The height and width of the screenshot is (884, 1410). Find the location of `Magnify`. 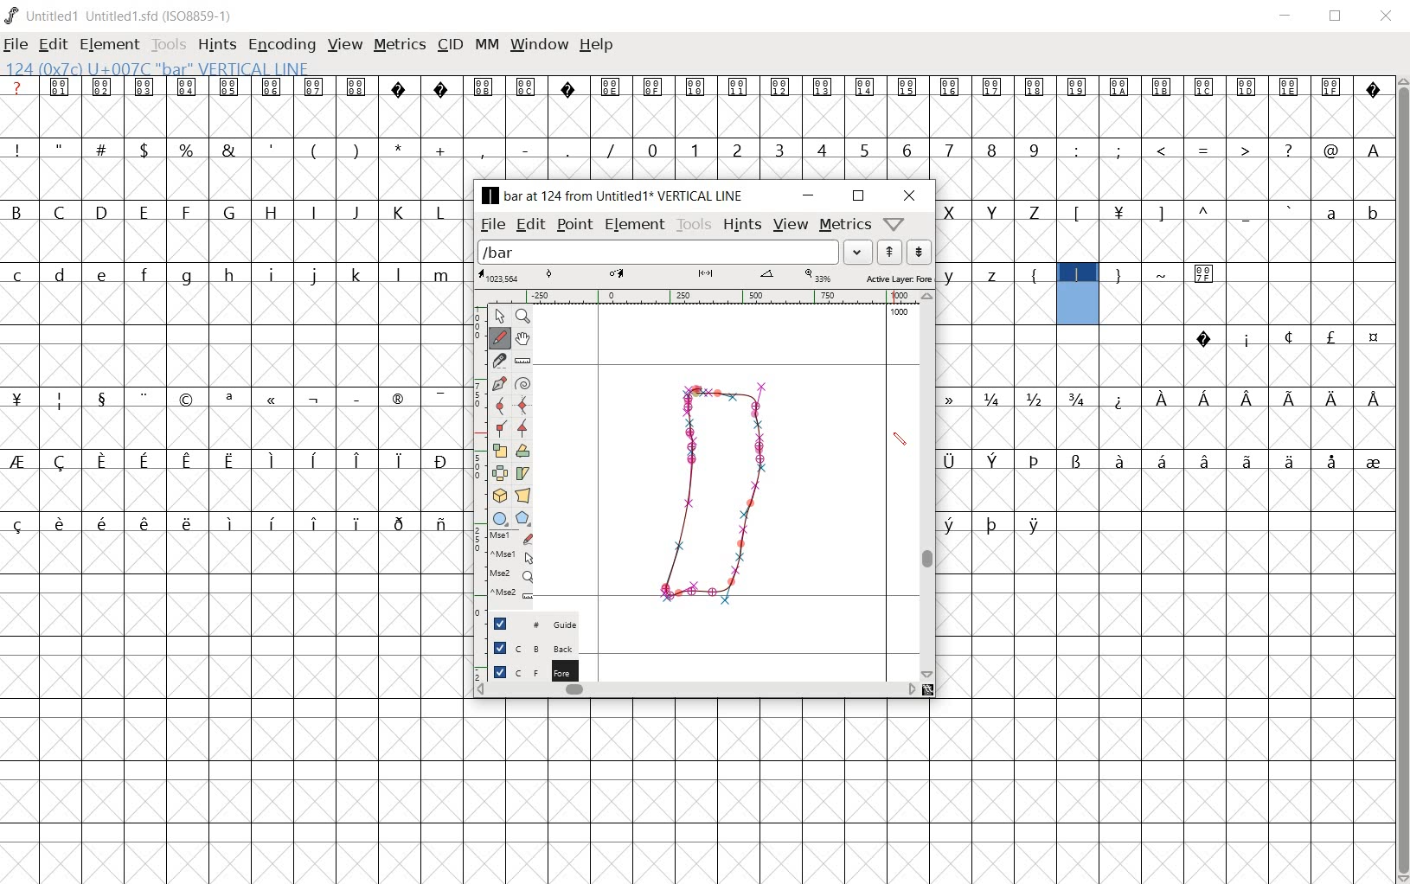

Magnify is located at coordinates (522, 317).